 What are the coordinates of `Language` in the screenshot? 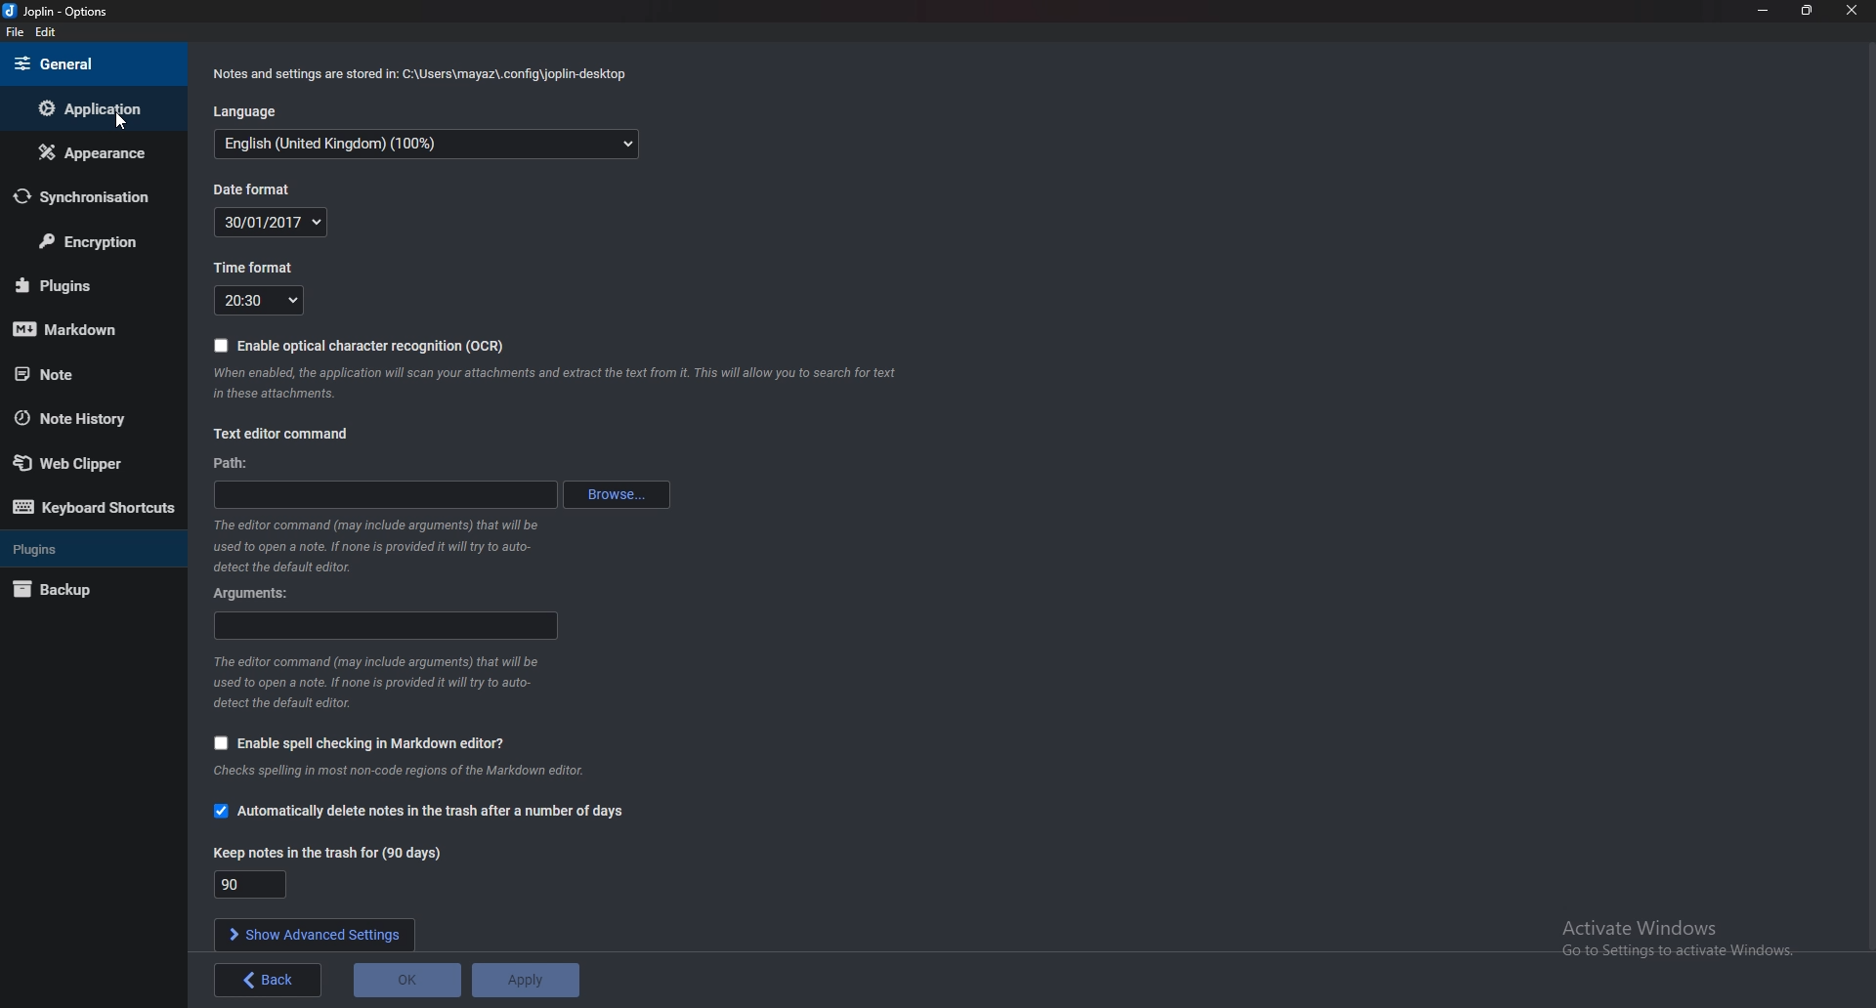 It's located at (247, 112).